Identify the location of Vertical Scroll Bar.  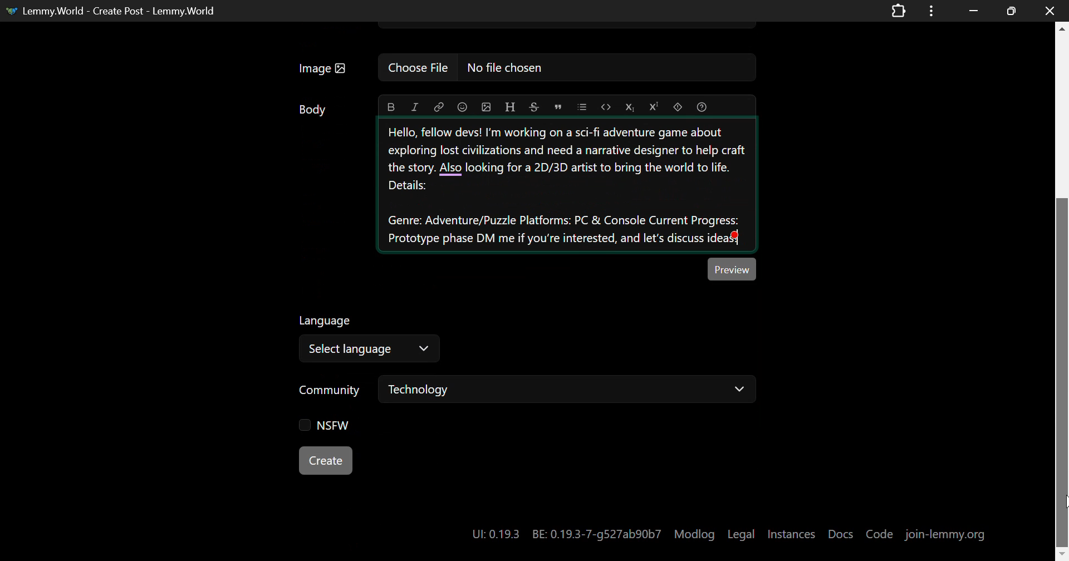
(1062, 291).